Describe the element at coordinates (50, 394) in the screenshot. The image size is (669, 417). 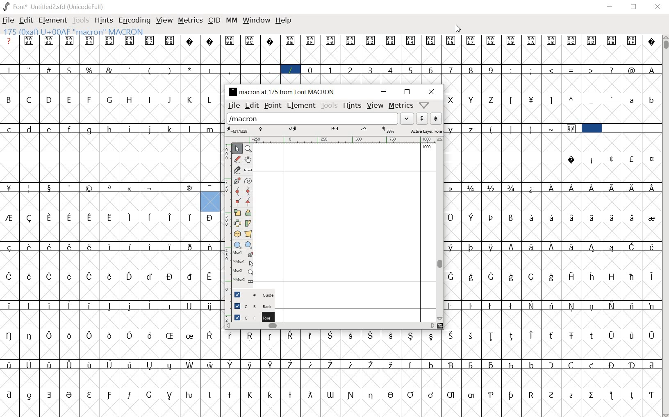
I see `Symbol` at that location.